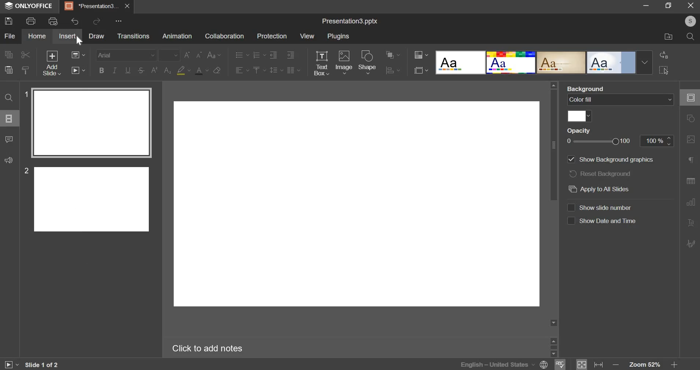 This screenshot has height=370, width=700. Describe the element at coordinates (368, 63) in the screenshot. I see `shape` at that location.